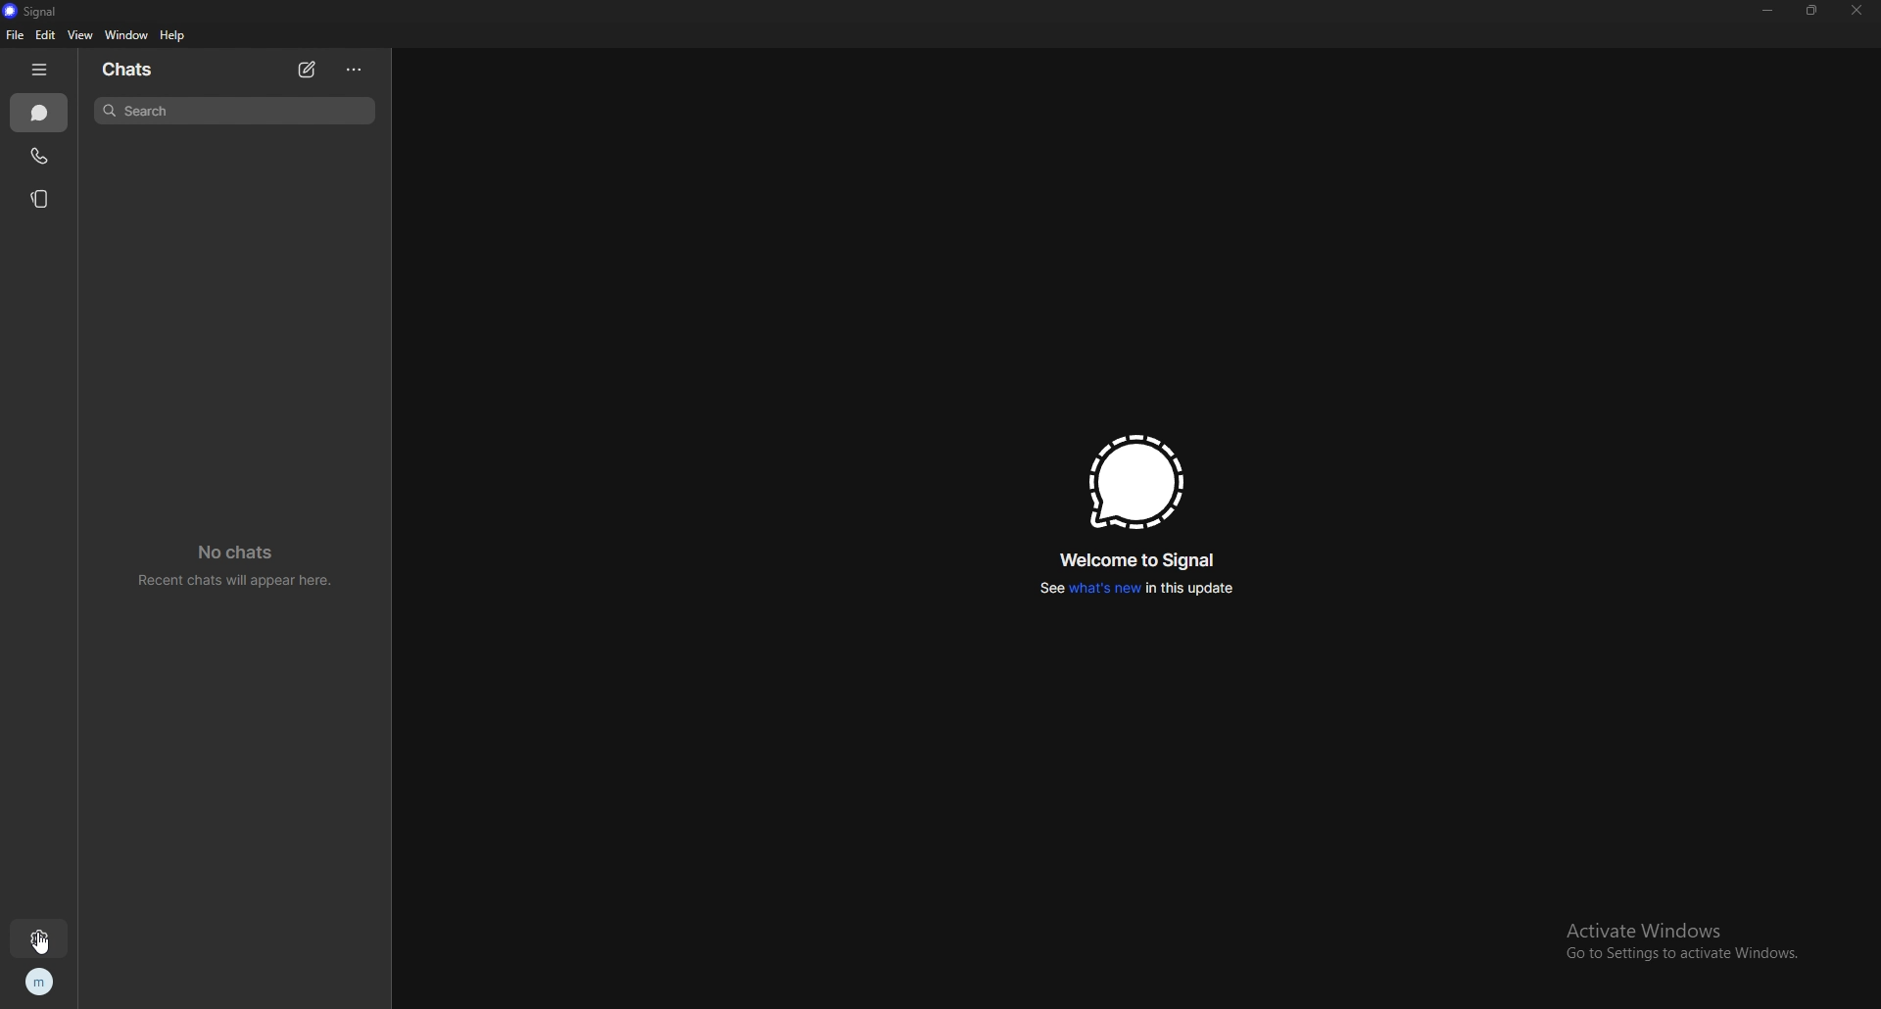  Describe the element at coordinates (14, 35) in the screenshot. I see `file` at that location.